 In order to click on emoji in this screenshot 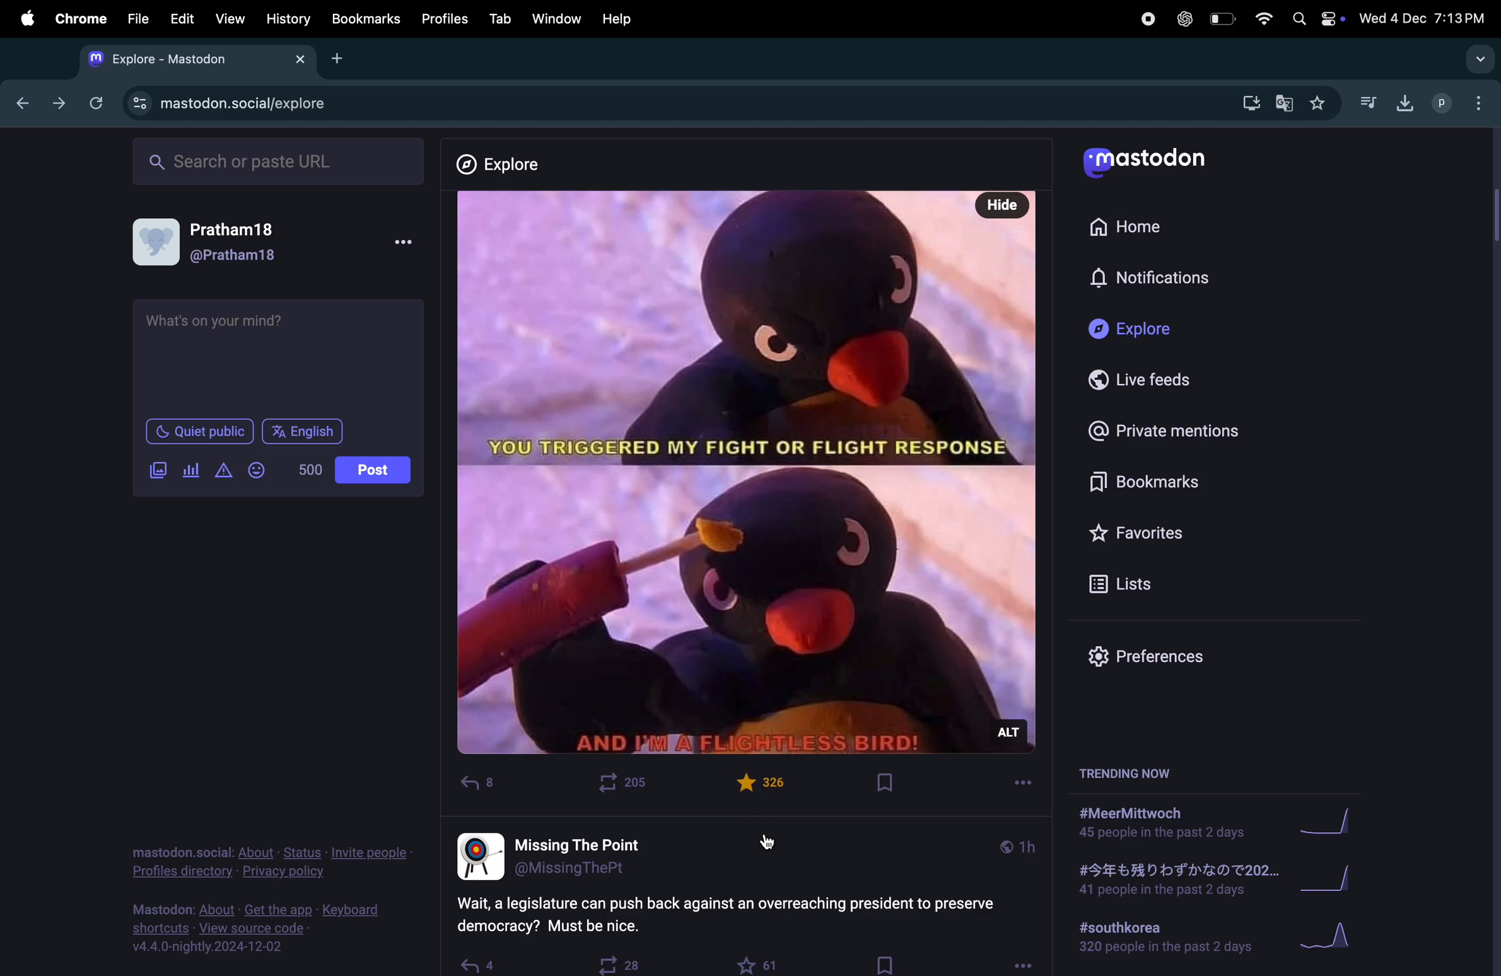, I will do `click(262, 469)`.